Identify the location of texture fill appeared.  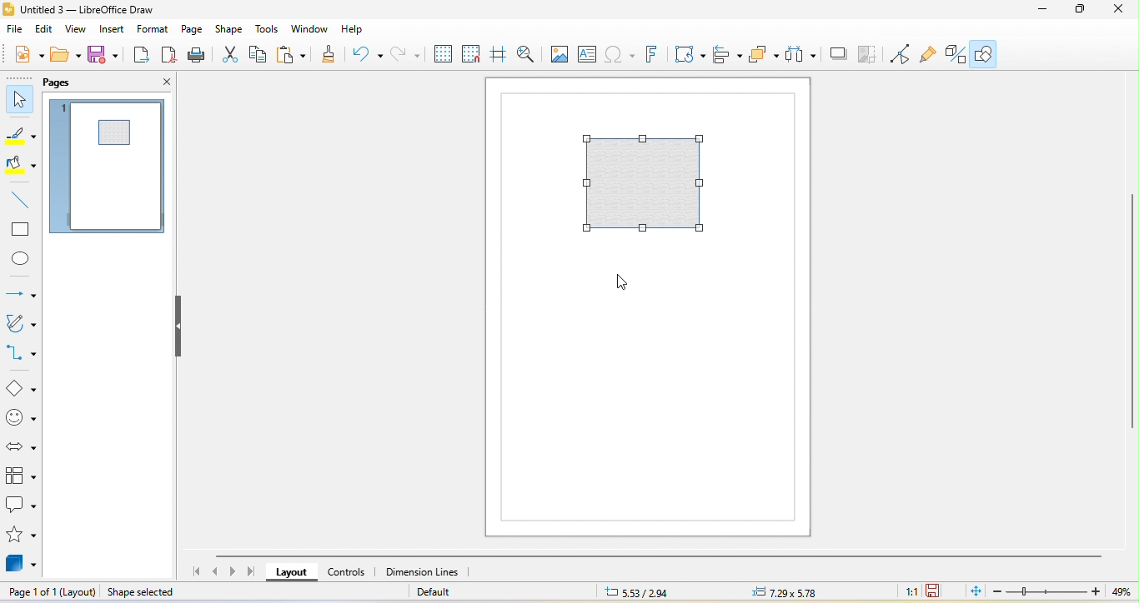
(114, 132).